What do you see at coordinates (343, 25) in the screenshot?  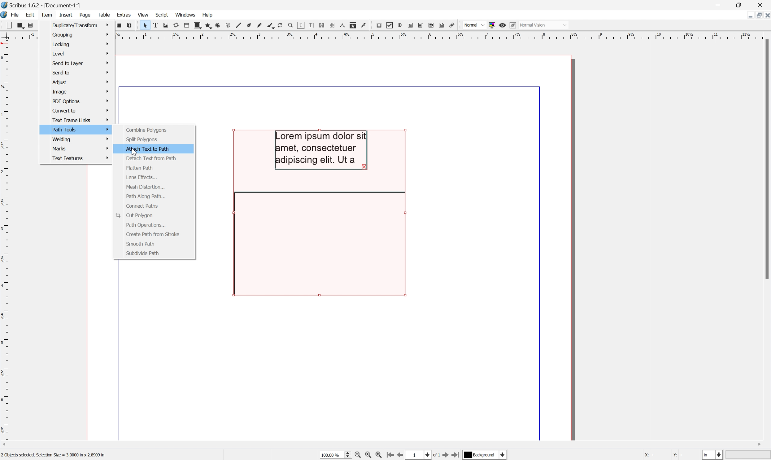 I see `Measurements` at bounding box center [343, 25].